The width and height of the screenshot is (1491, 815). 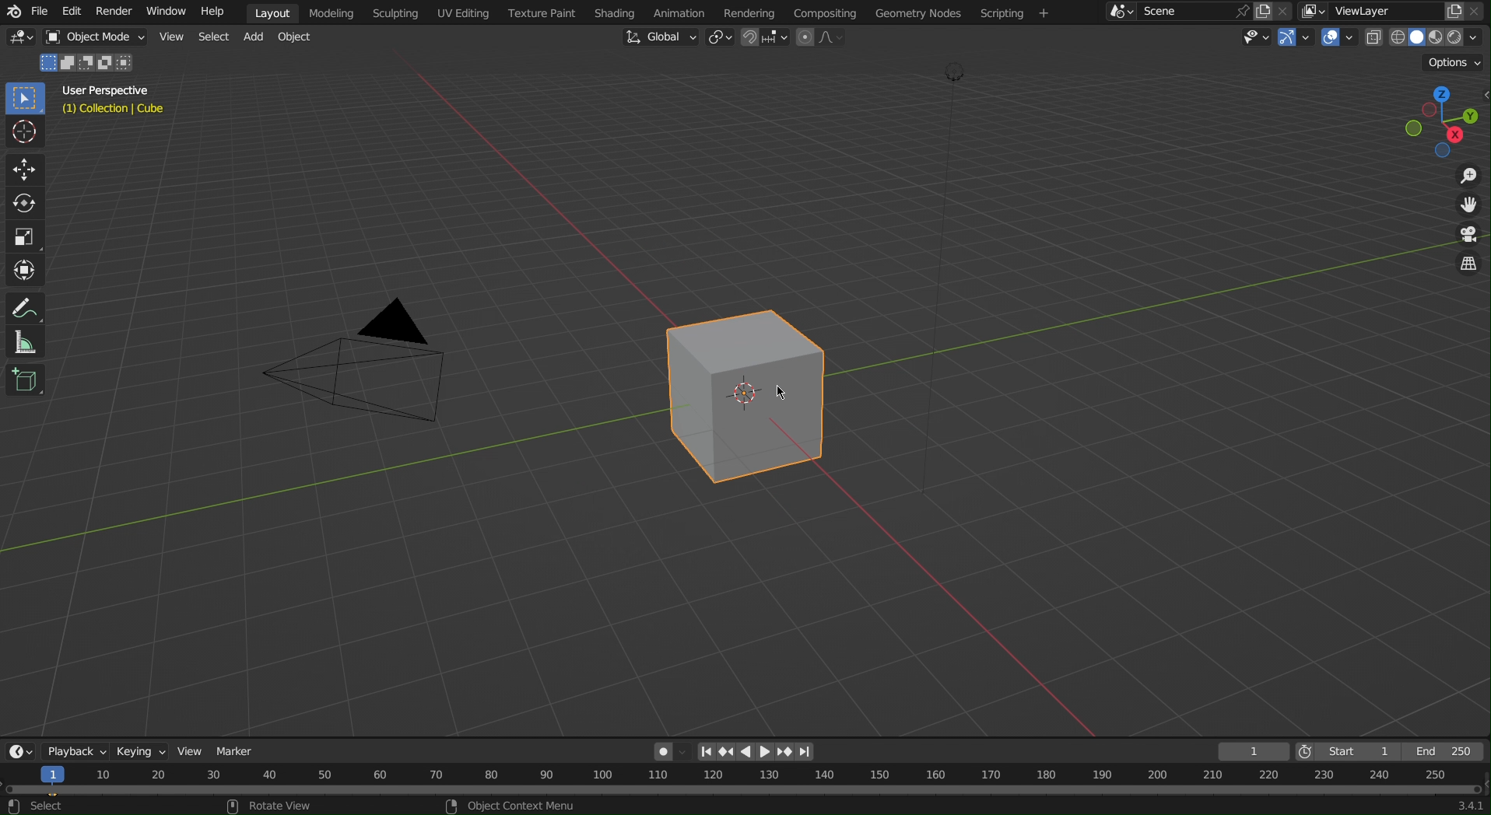 I want to click on Window, so click(x=168, y=13).